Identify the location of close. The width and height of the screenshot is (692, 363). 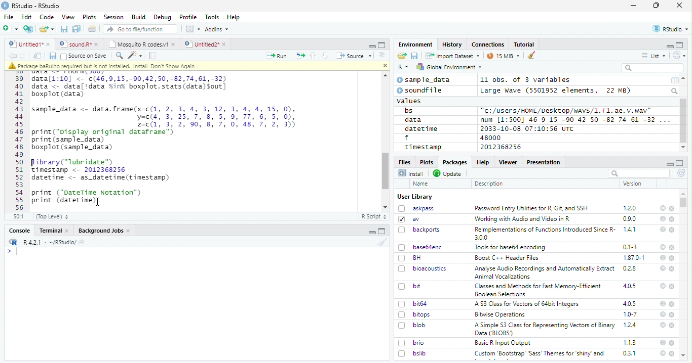
(672, 247).